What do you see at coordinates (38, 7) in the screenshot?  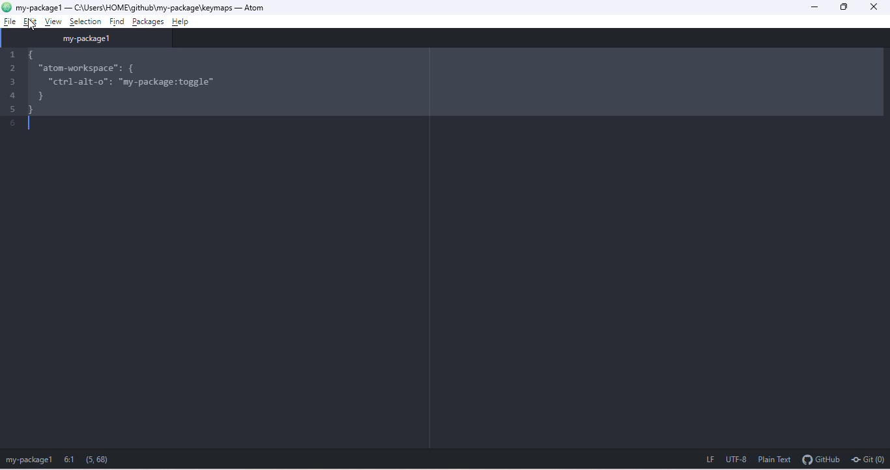 I see `my-package1` at bounding box center [38, 7].